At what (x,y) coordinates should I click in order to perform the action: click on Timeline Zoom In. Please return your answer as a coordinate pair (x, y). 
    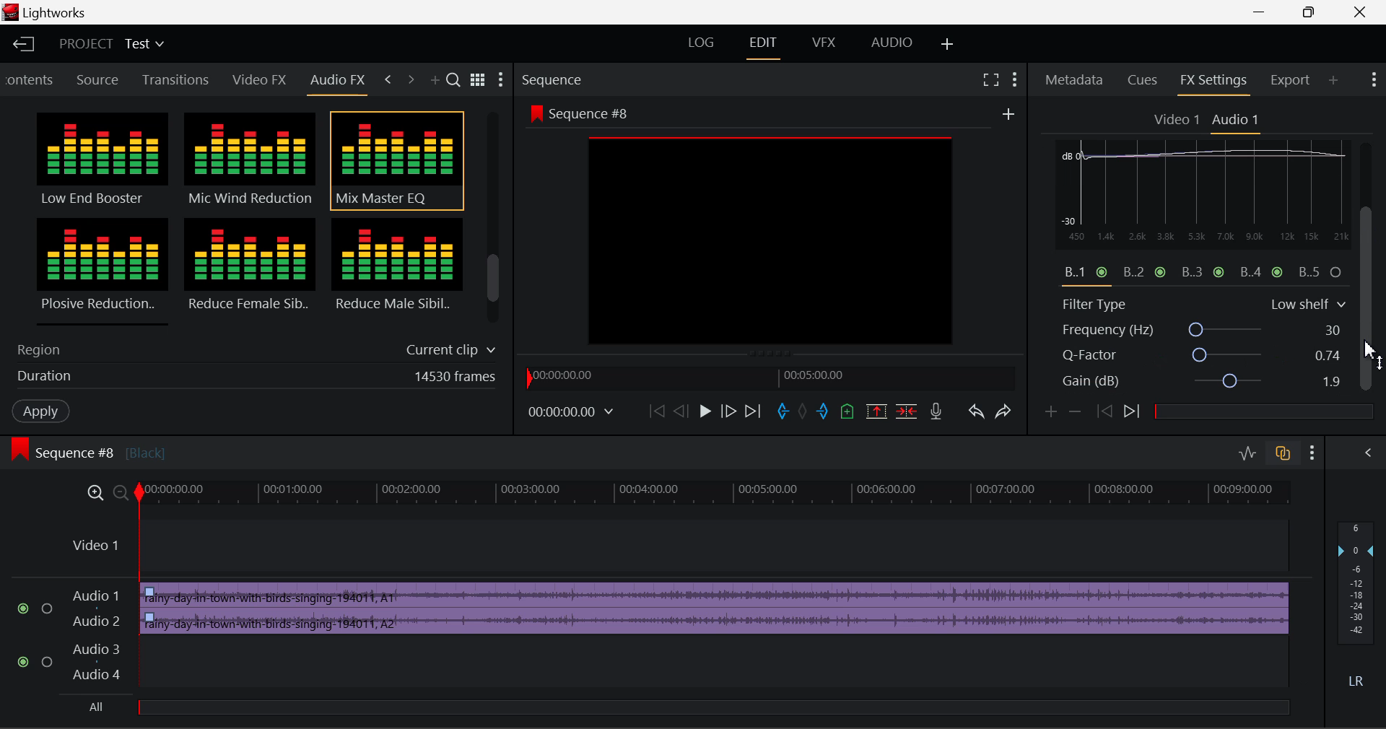
    Looking at the image, I should click on (97, 494).